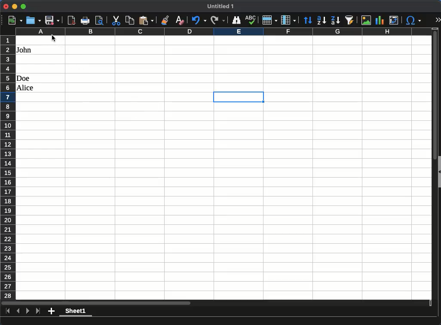 This screenshot has width=441, height=325. I want to click on last sheet, so click(39, 311).